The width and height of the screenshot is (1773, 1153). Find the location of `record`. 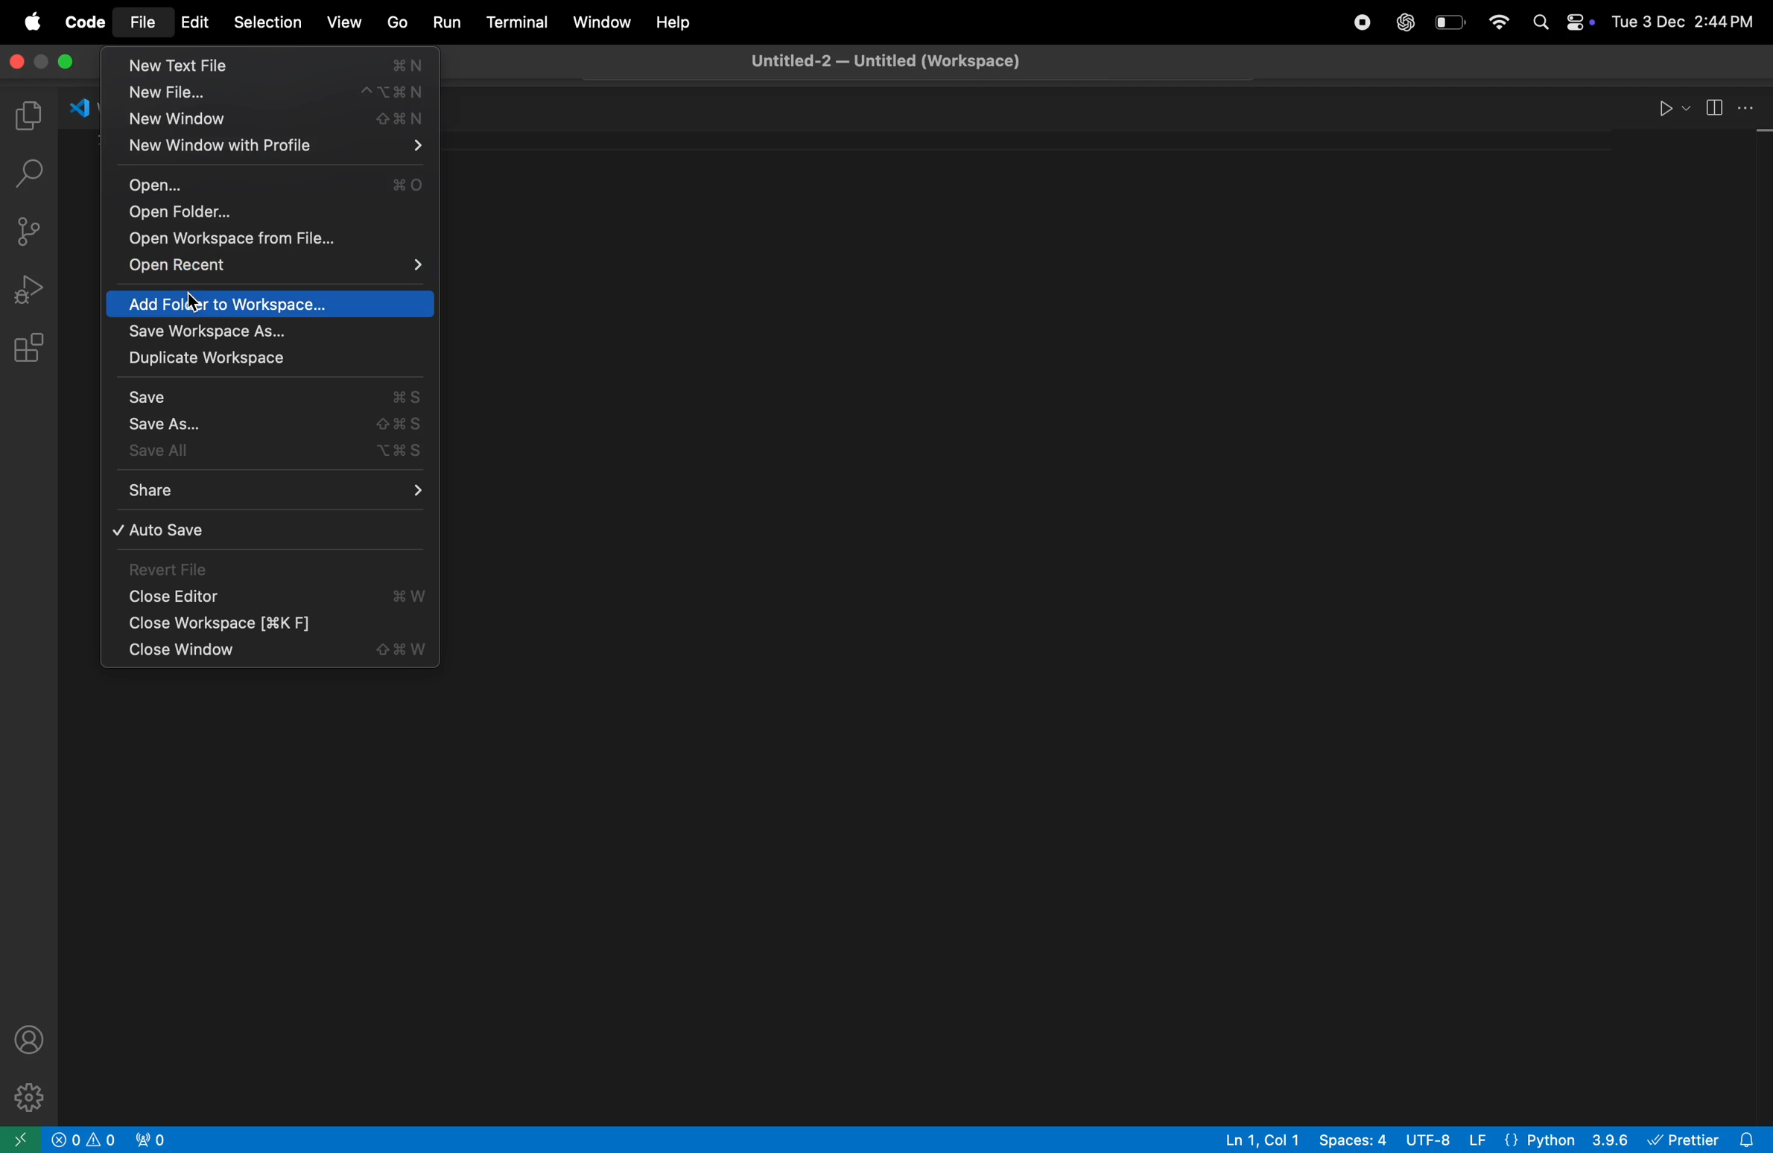

record is located at coordinates (1360, 22).